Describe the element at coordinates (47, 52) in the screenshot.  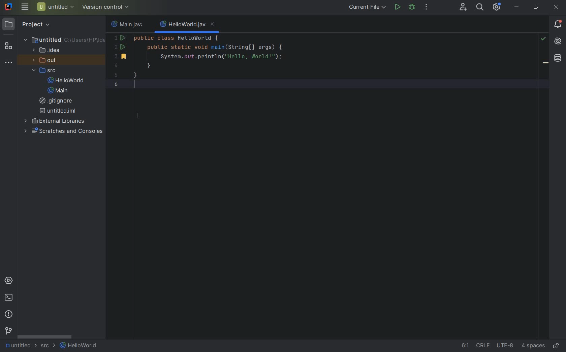
I see `idea` at that location.